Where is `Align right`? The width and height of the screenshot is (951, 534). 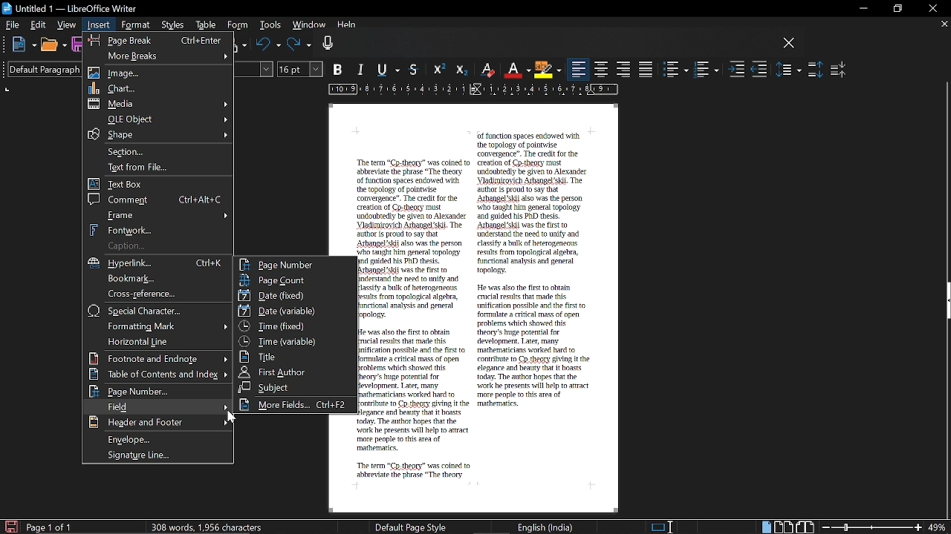 Align right is located at coordinates (624, 68).